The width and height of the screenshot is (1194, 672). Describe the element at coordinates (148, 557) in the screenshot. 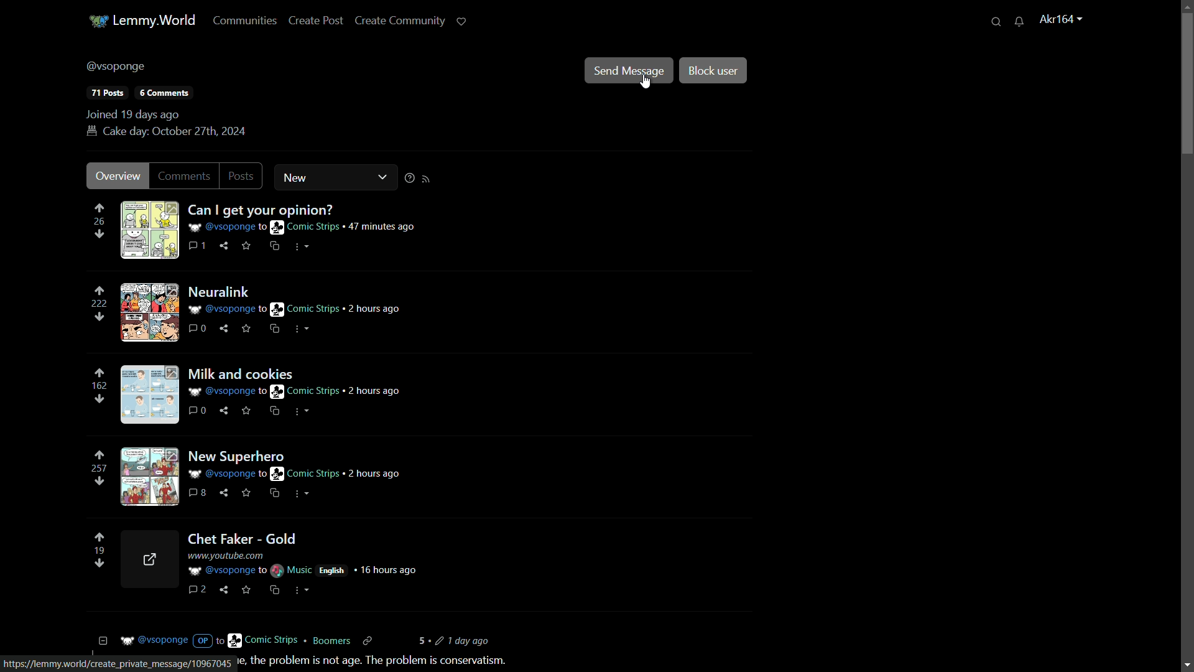

I see `image` at that location.